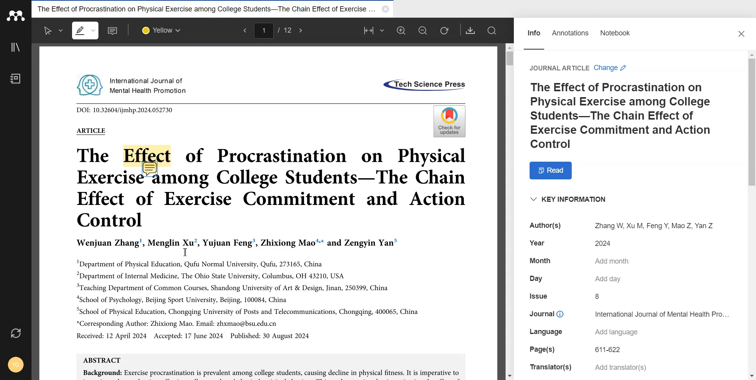 This screenshot has width=756, height=380. What do you see at coordinates (581, 261) in the screenshot?
I see `Month Add month` at bounding box center [581, 261].